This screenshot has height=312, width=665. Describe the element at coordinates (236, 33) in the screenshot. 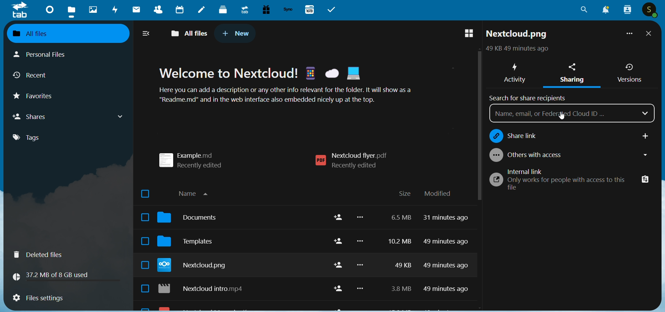

I see `new tab` at that location.